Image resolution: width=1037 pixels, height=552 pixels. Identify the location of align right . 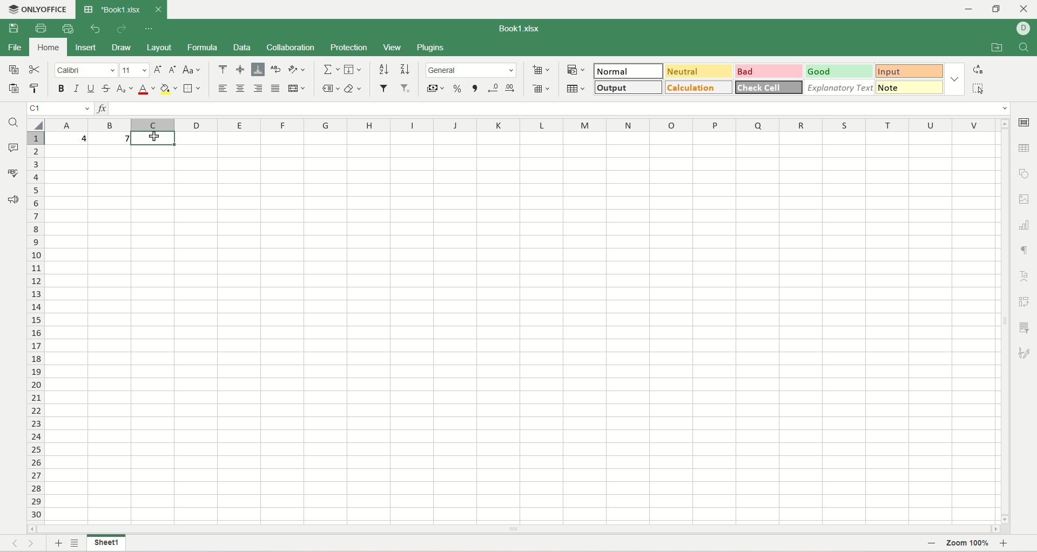
(258, 89).